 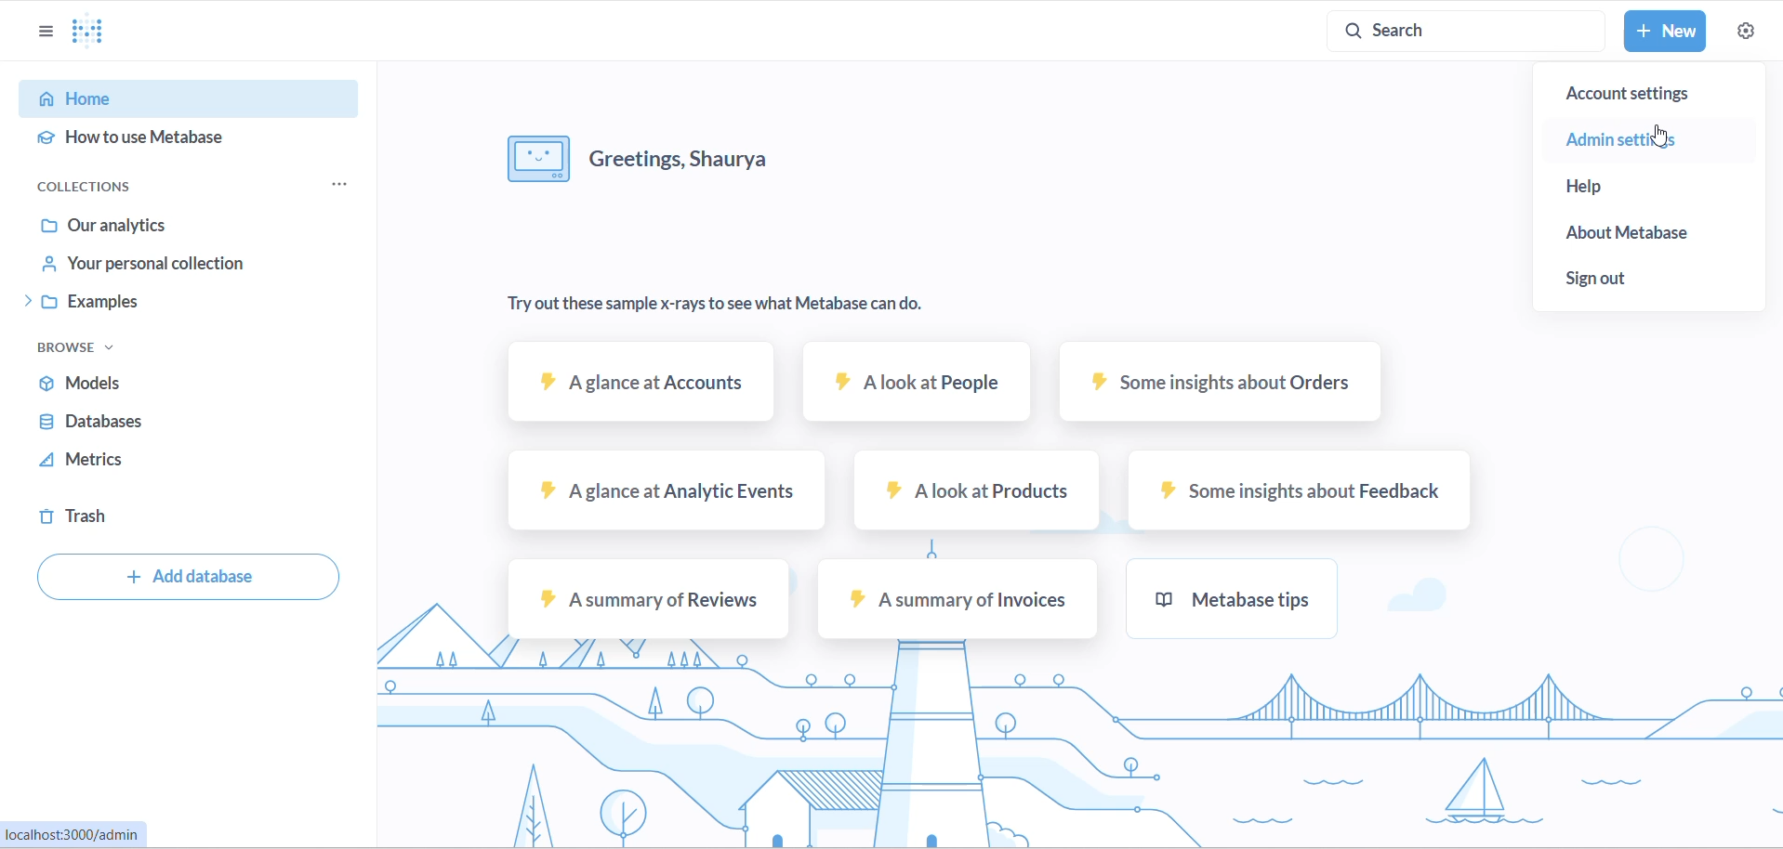 What do you see at coordinates (349, 183) in the screenshot?
I see `collections options` at bounding box center [349, 183].